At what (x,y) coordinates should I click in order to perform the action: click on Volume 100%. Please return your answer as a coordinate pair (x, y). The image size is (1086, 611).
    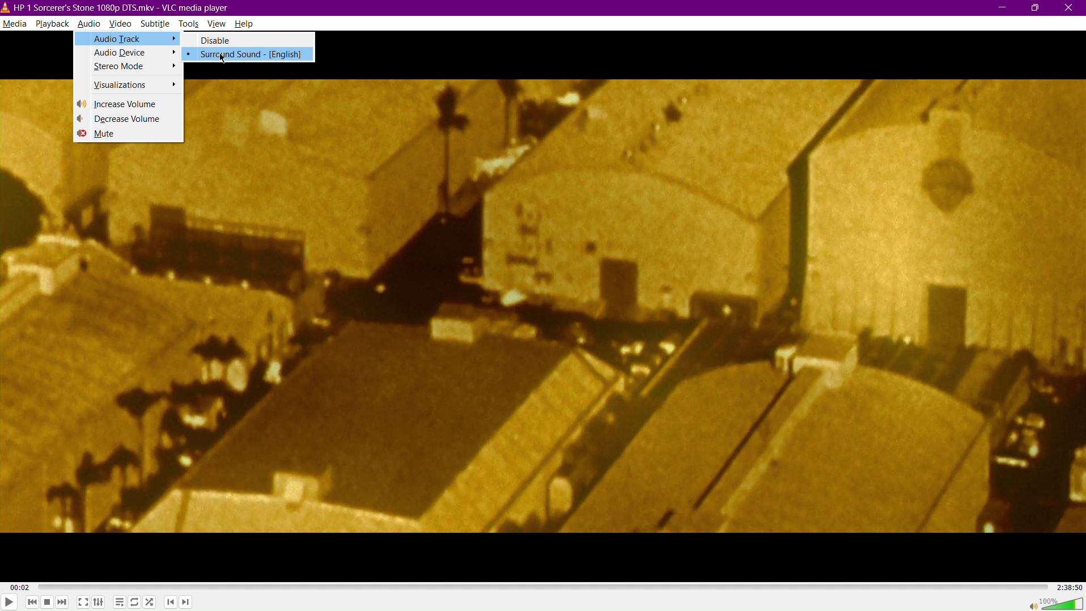
    Looking at the image, I should click on (1051, 602).